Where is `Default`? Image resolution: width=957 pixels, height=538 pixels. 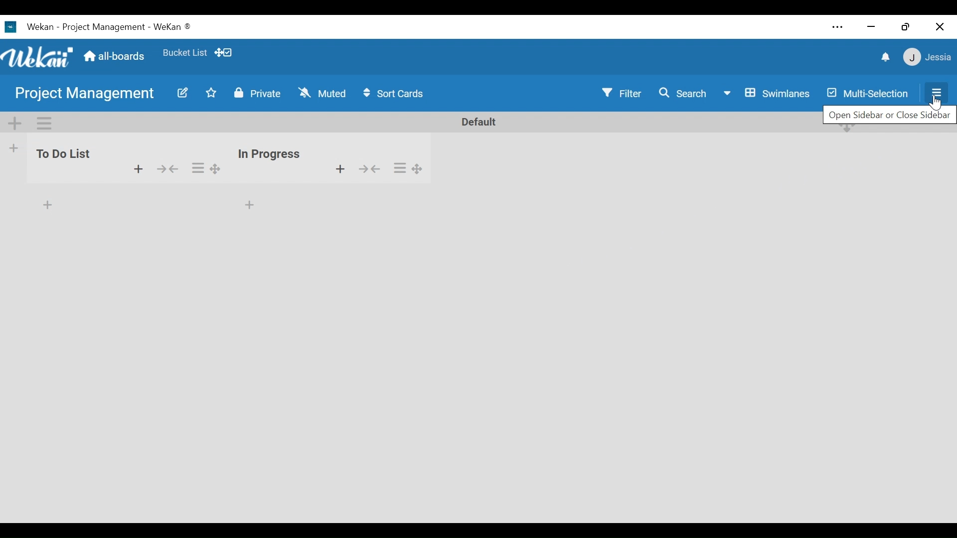
Default is located at coordinates (476, 122).